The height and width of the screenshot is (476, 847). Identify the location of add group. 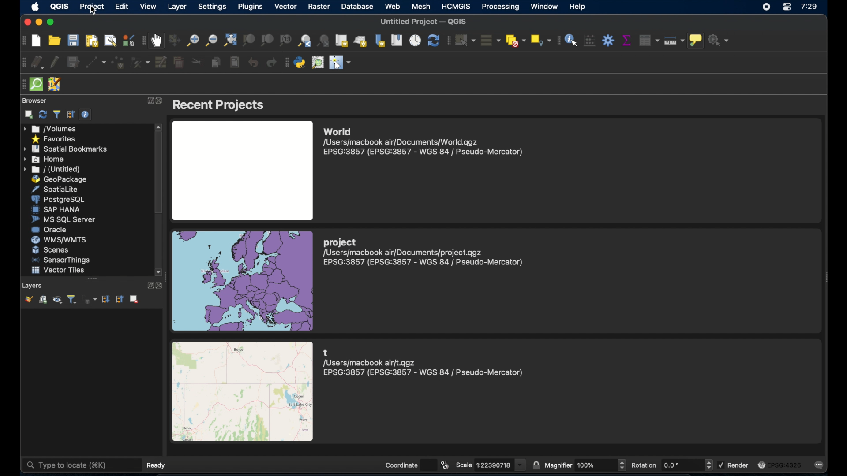
(43, 300).